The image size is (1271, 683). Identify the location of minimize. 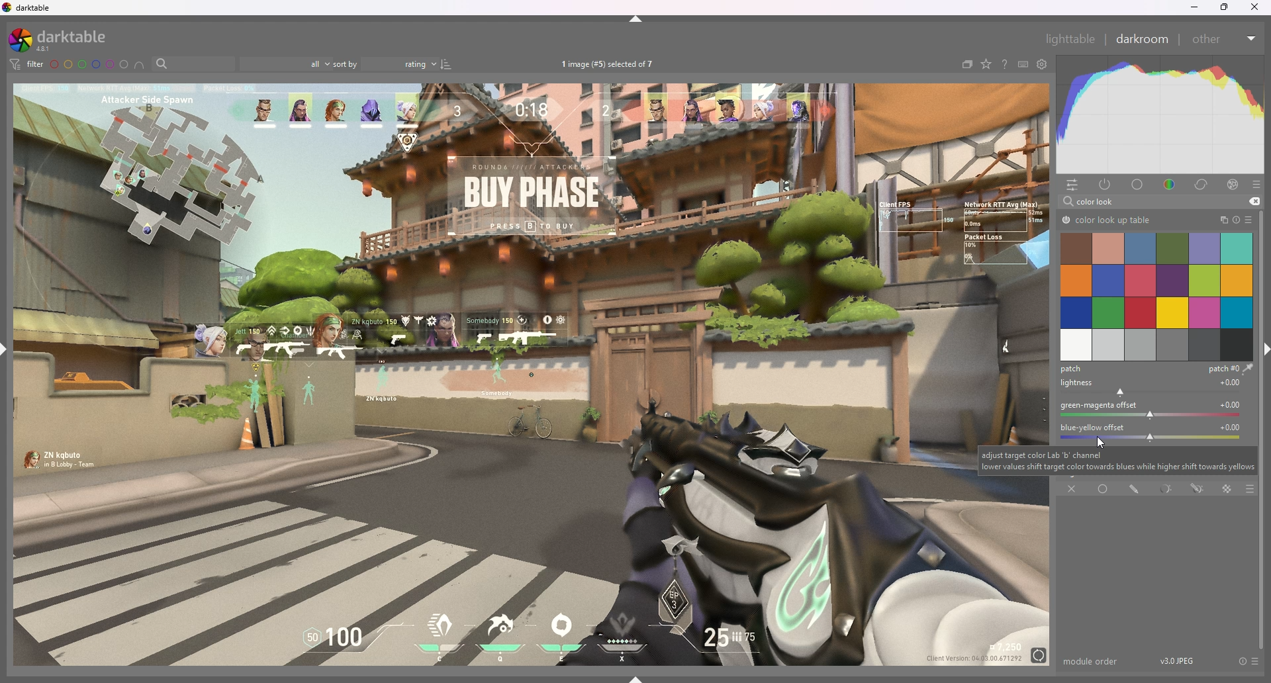
(1194, 7).